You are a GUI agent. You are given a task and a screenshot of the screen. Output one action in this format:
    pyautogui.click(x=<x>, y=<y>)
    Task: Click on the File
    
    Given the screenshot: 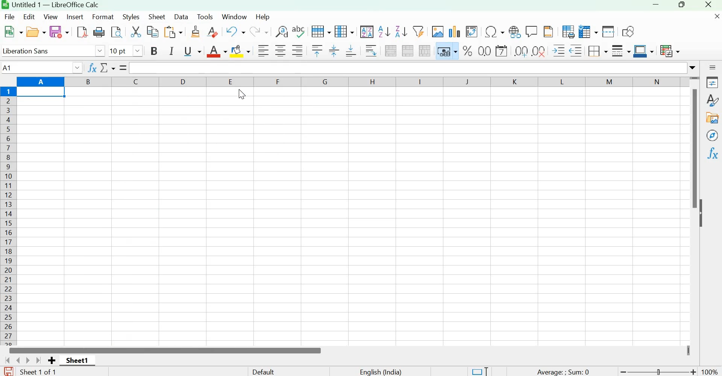 What is the action you would take?
    pyautogui.click(x=11, y=16)
    